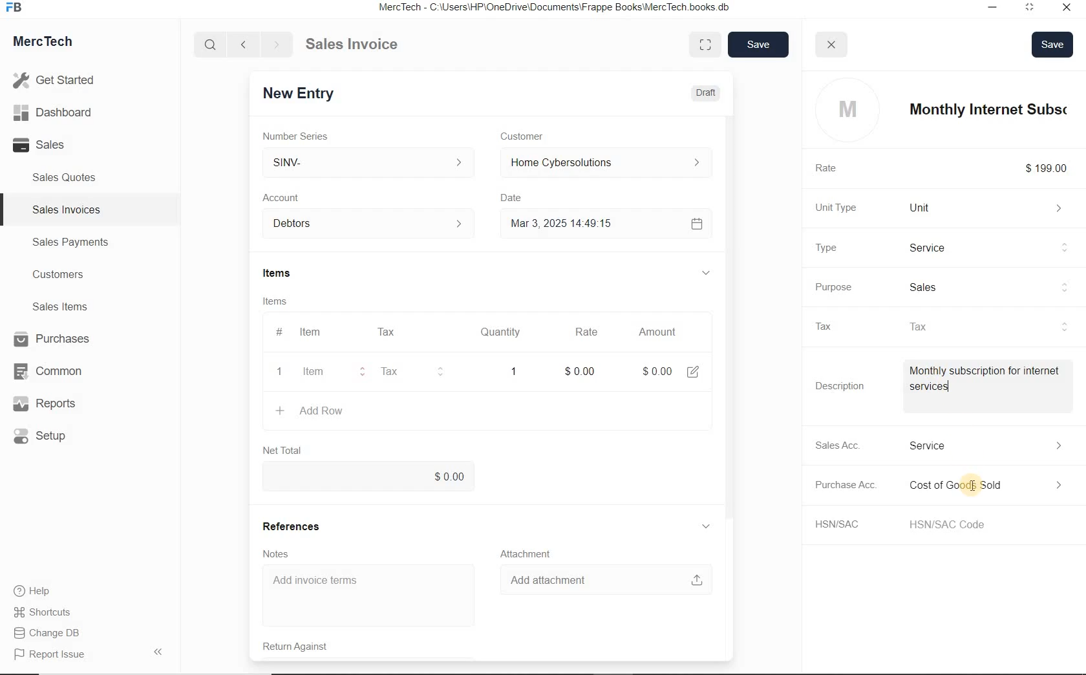 The width and height of the screenshot is (1086, 675). What do you see at coordinates (981, 327) in the screenshot?
I see `tax` at bounding box center [981, 327].